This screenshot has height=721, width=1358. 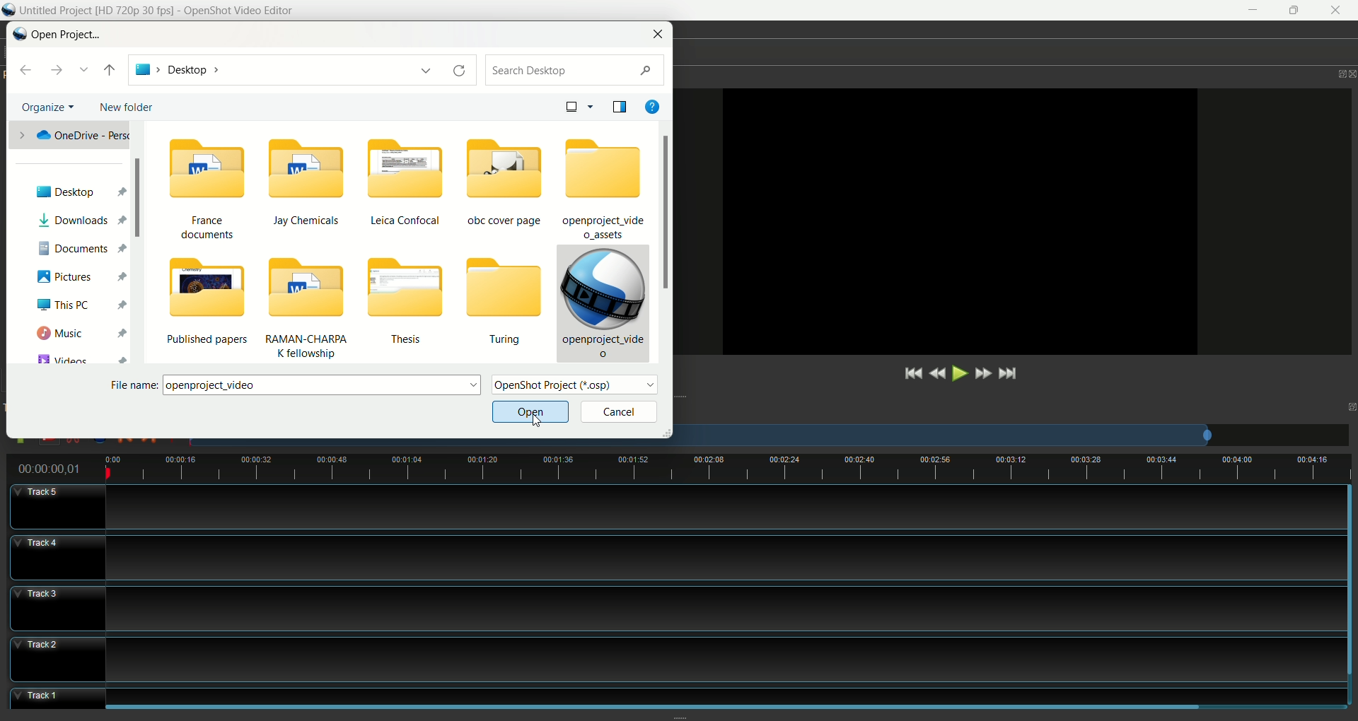 I want to click on track 2, so click(x=671, y=657).